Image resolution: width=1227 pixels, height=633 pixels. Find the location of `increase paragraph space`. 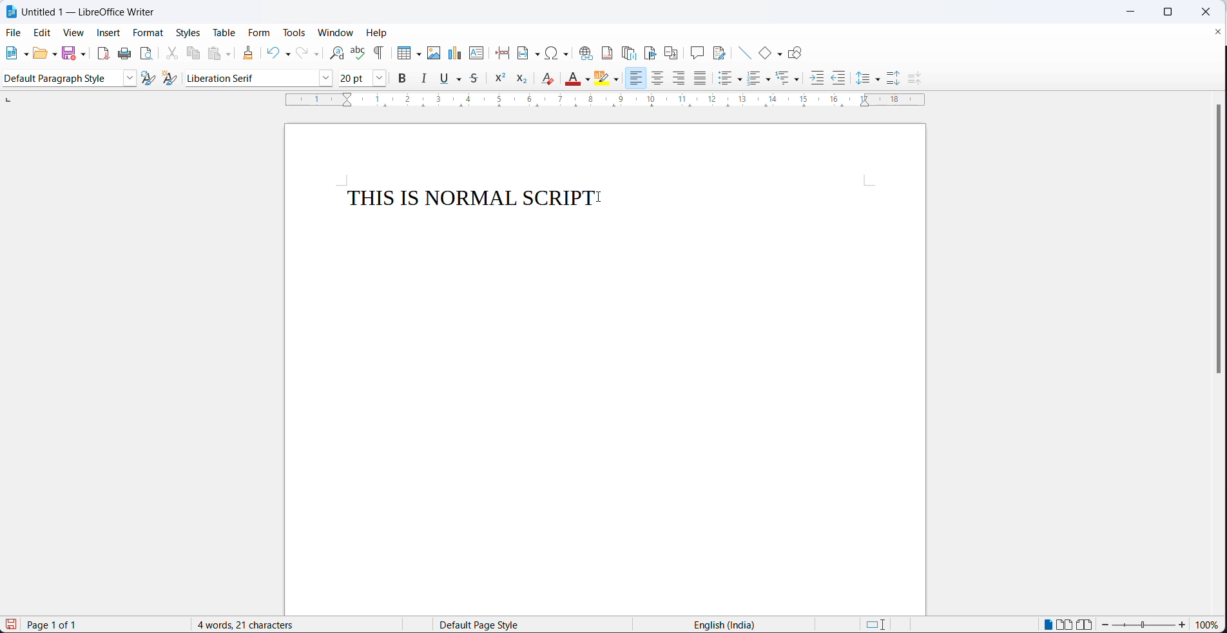

increase paragraph space is located at coordinates (893, 78).